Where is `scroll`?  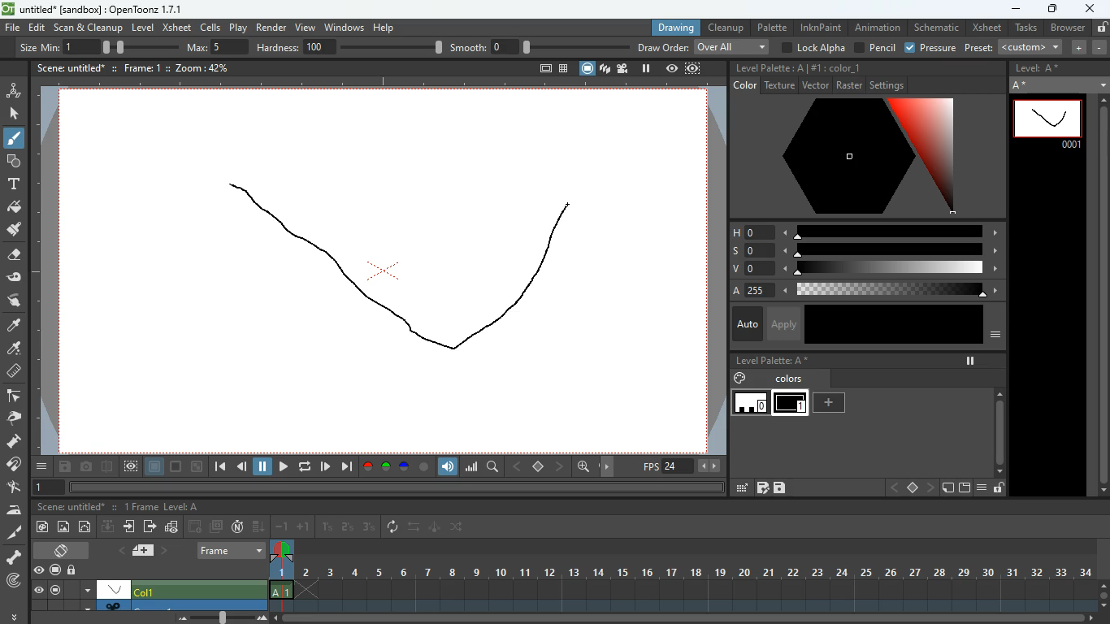 scroll is located at coordinates (691, 619).